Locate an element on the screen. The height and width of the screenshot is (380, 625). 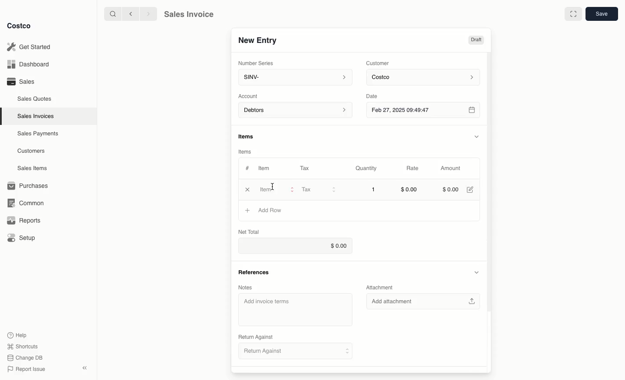
SINV- is located at coordinates (293, 78).